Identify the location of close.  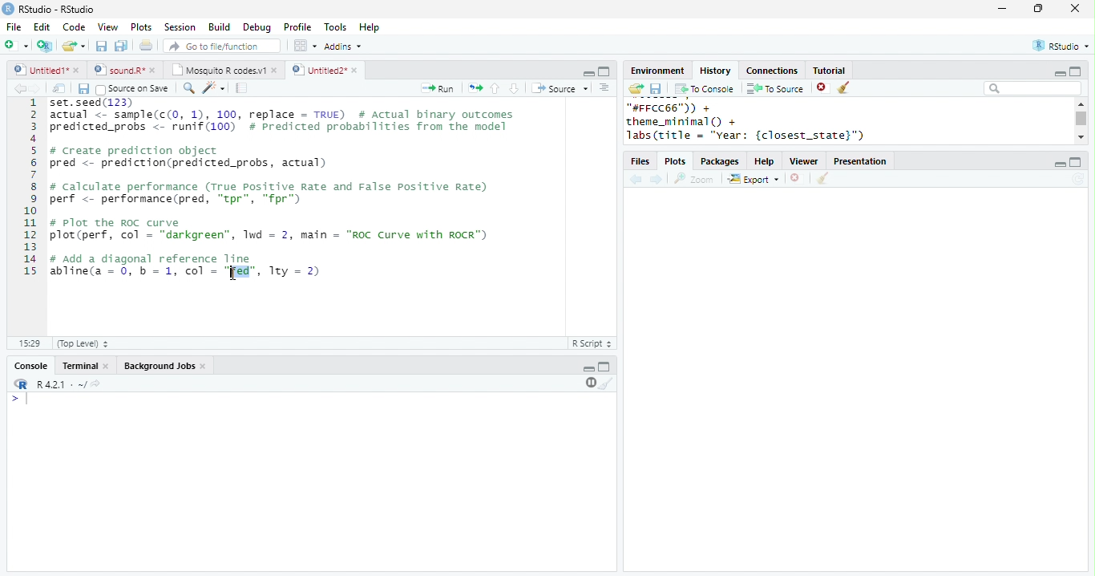
(156, 70).